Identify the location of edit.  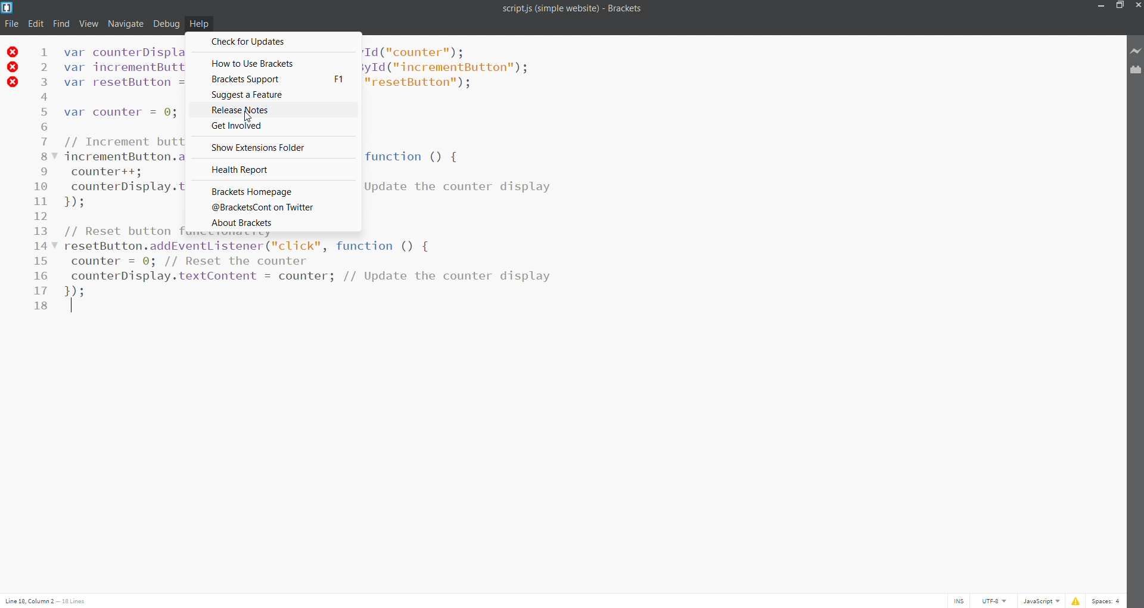
(35, 23).